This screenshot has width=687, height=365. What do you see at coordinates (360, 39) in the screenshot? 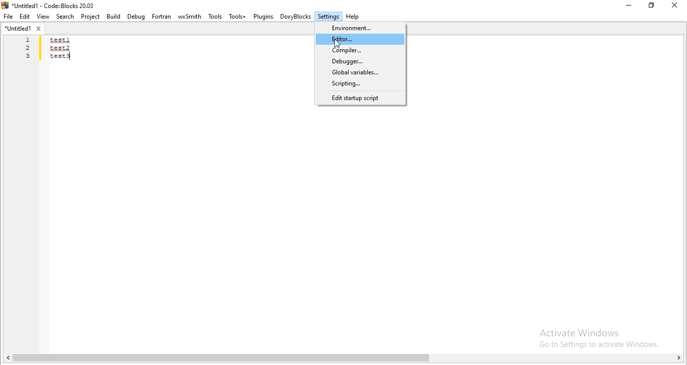
I see `Editor` at bounding box center [360, 39].